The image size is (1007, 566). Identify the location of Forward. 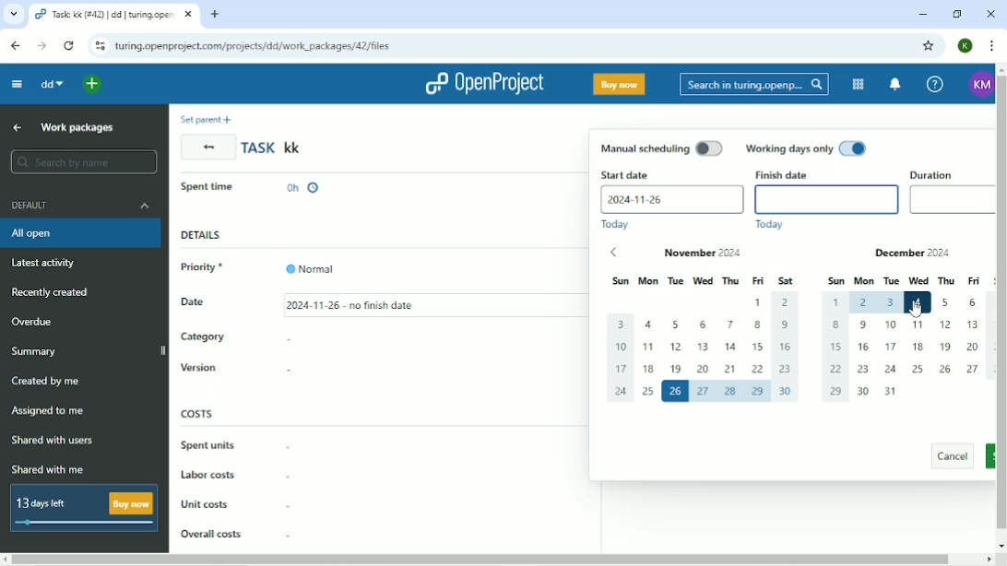
(42, 45).